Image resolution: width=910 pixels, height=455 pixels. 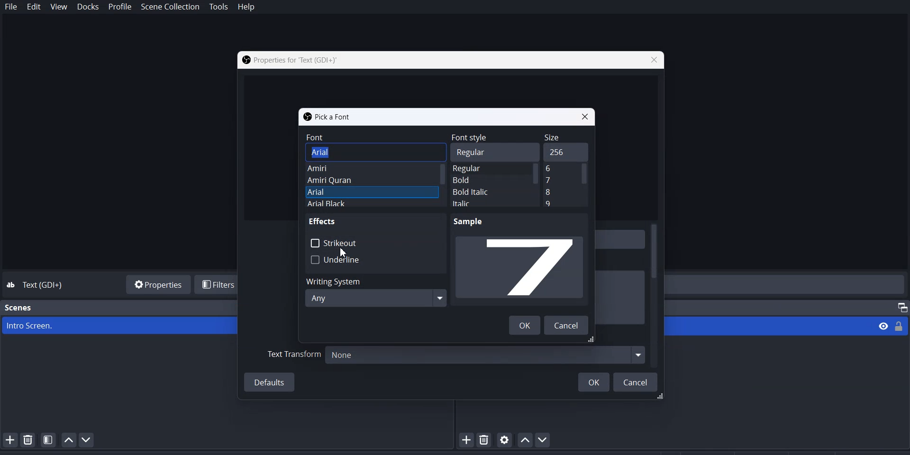 I want to click on Tools, so click(x=219, y=7).